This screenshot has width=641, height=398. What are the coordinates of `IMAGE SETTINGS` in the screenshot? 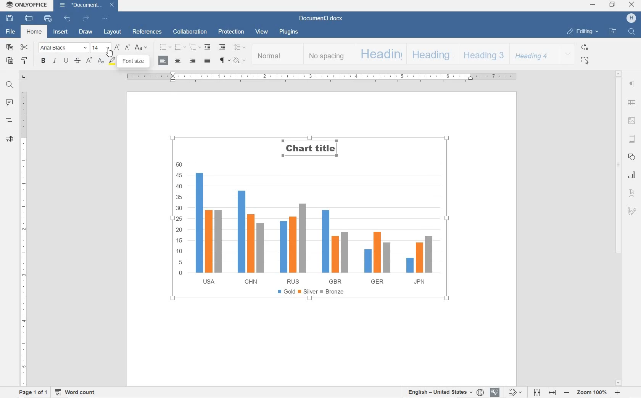 It's located at (632, 120).